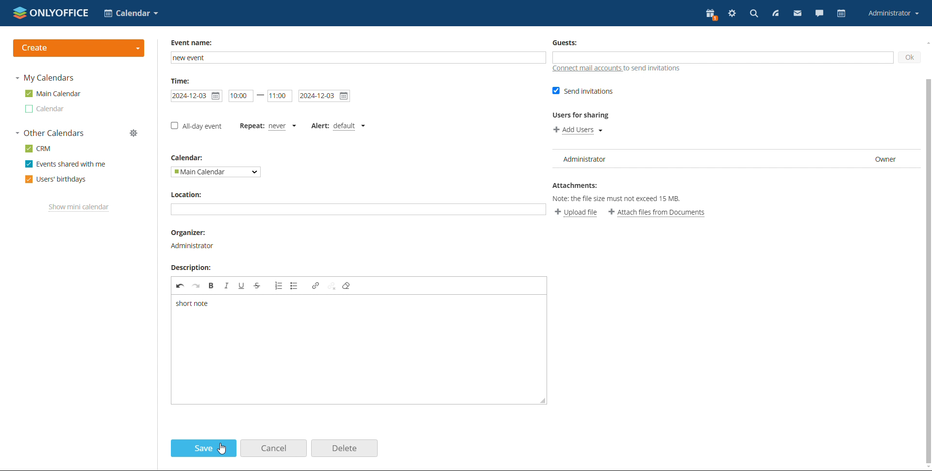  I want to click on other calendars, so click(50, 133).